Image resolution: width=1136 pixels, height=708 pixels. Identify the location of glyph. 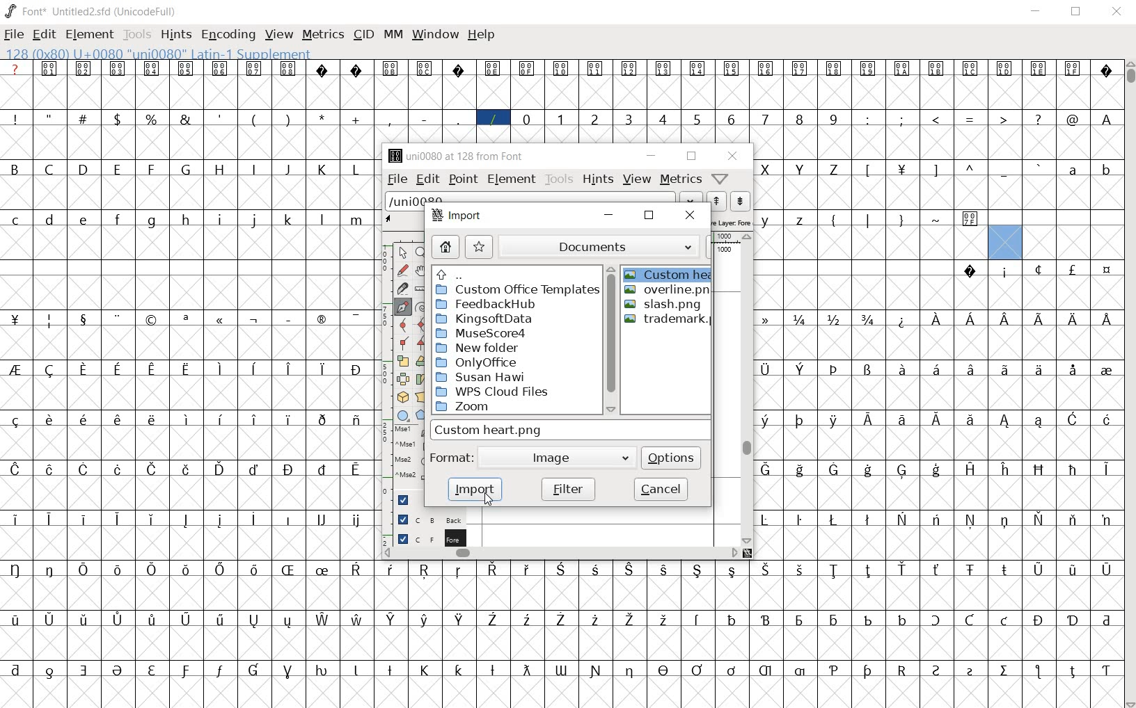
(255, 321).